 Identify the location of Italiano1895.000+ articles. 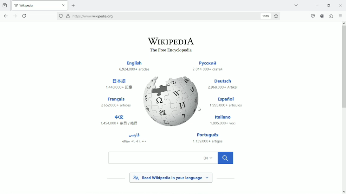
(223, 119).